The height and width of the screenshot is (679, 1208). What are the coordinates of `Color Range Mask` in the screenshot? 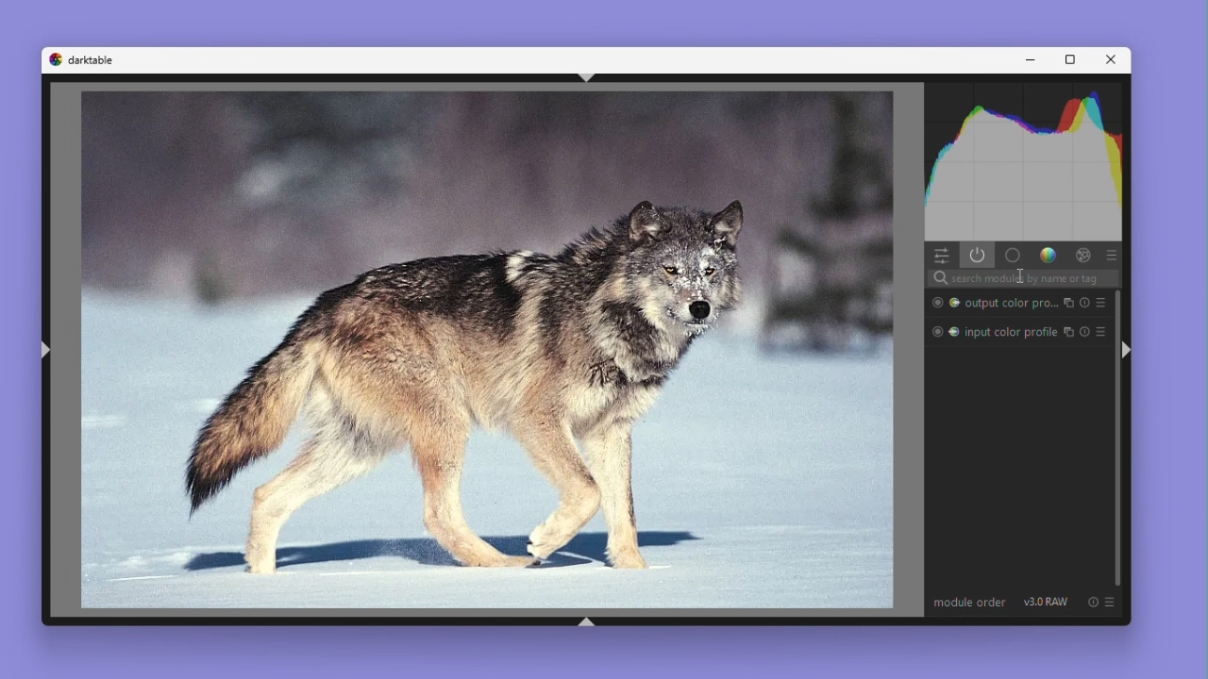 It's located at (954, 332).